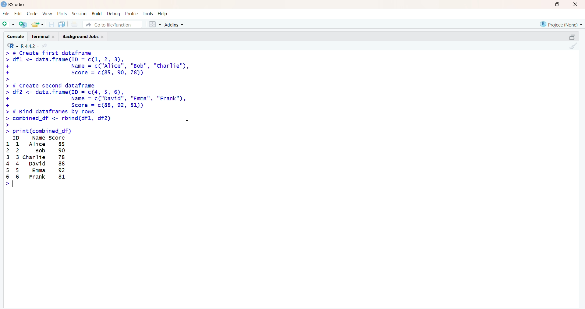 The image size is (585, 309). I want to click on ID Name Score 1 1 Alice 85 2 2 Bob 920 3 3 charlie 78 4 4 David 88 5 5 Emma 92 6 6 Frank 81, so click(36, 162).